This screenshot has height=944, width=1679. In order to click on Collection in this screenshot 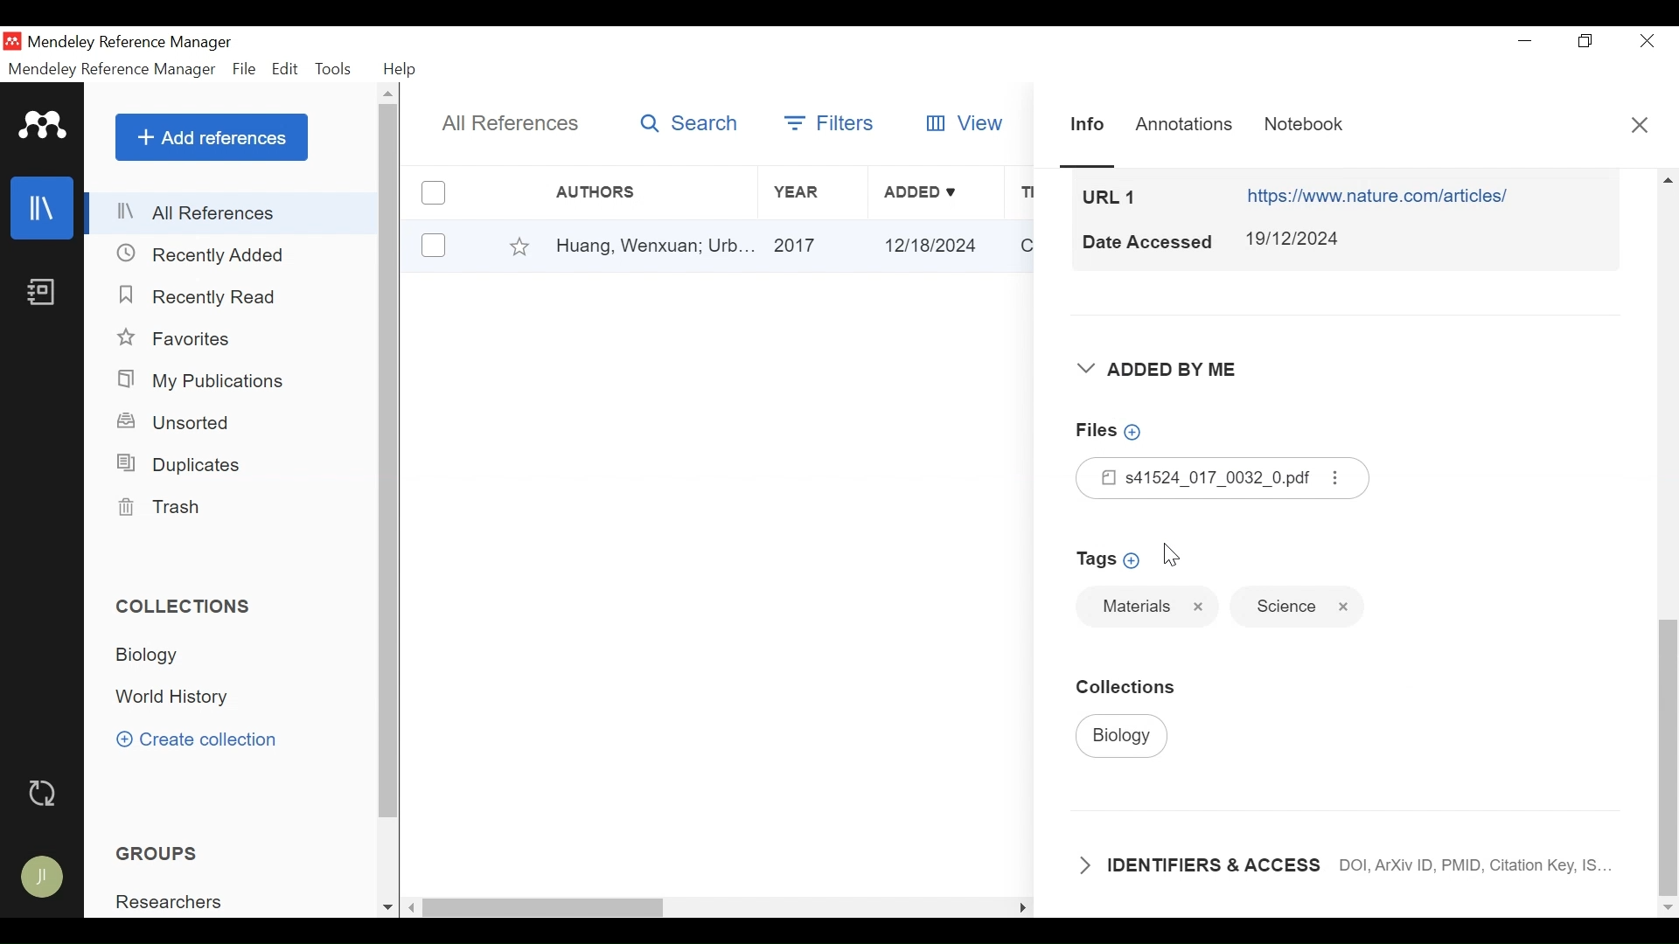, I will do `click(181, 698)`.